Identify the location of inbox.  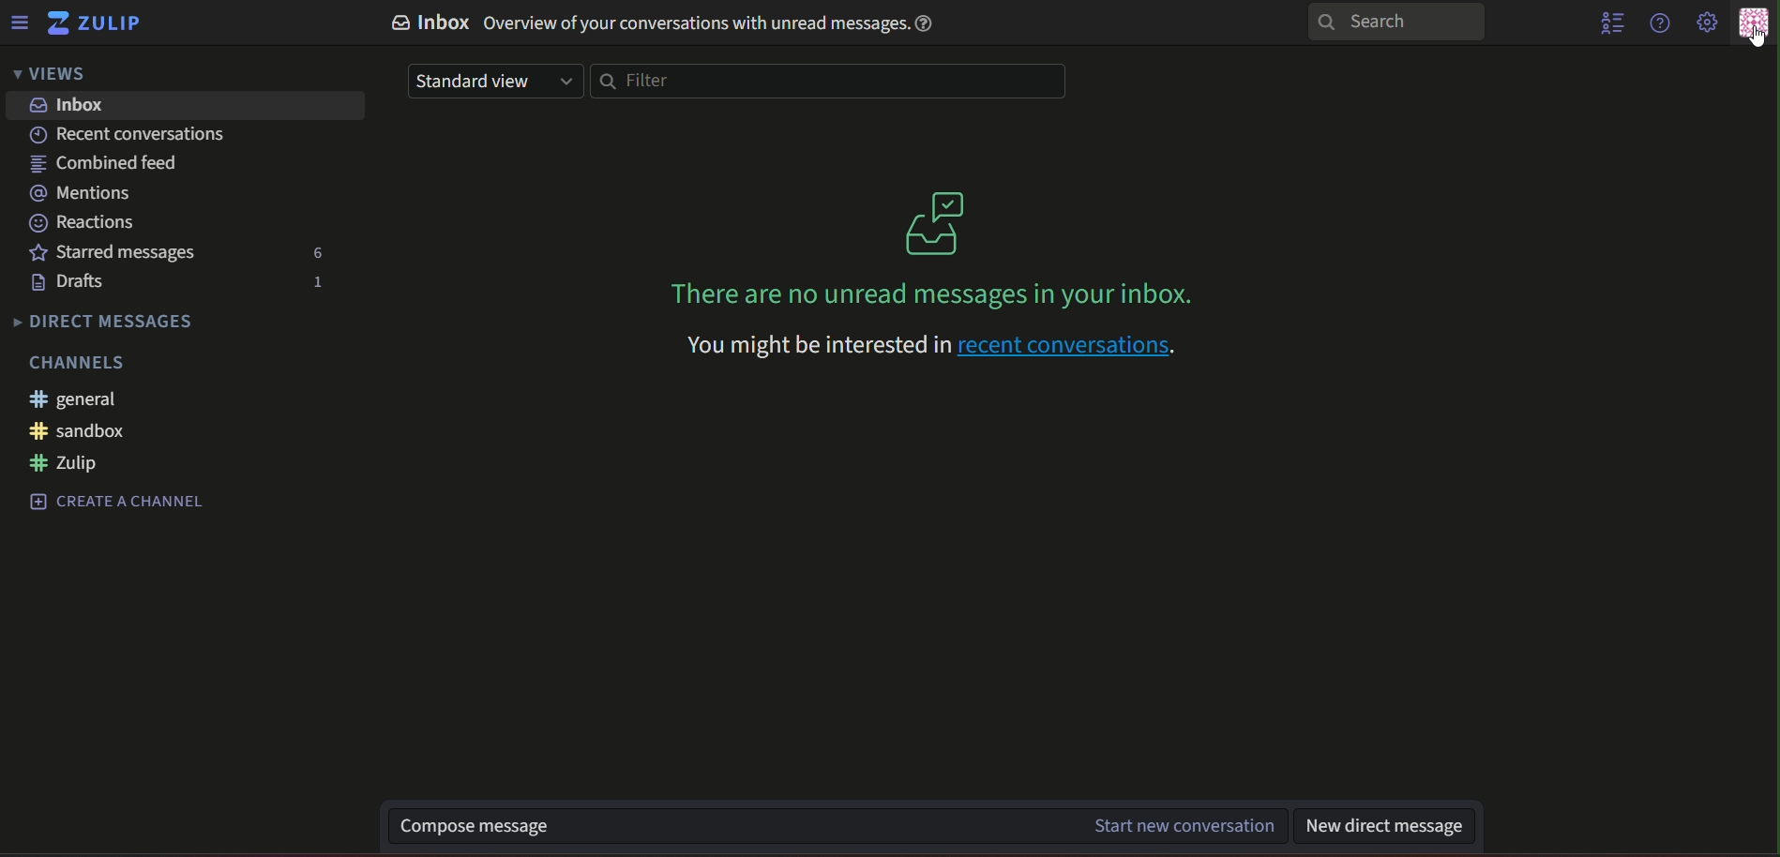
(71, 105).